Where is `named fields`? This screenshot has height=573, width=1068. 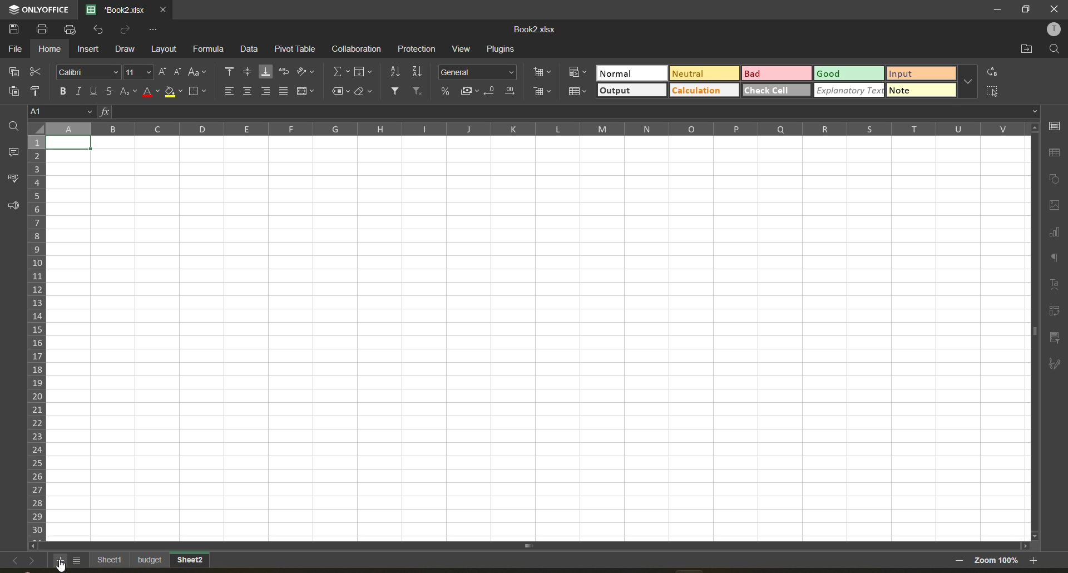 named fields is located at coordinates (338, 91).